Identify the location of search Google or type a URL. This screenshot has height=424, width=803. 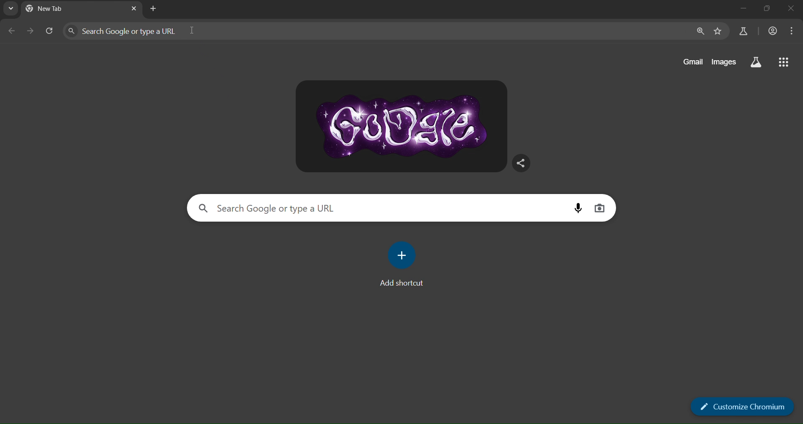
(179, 30).